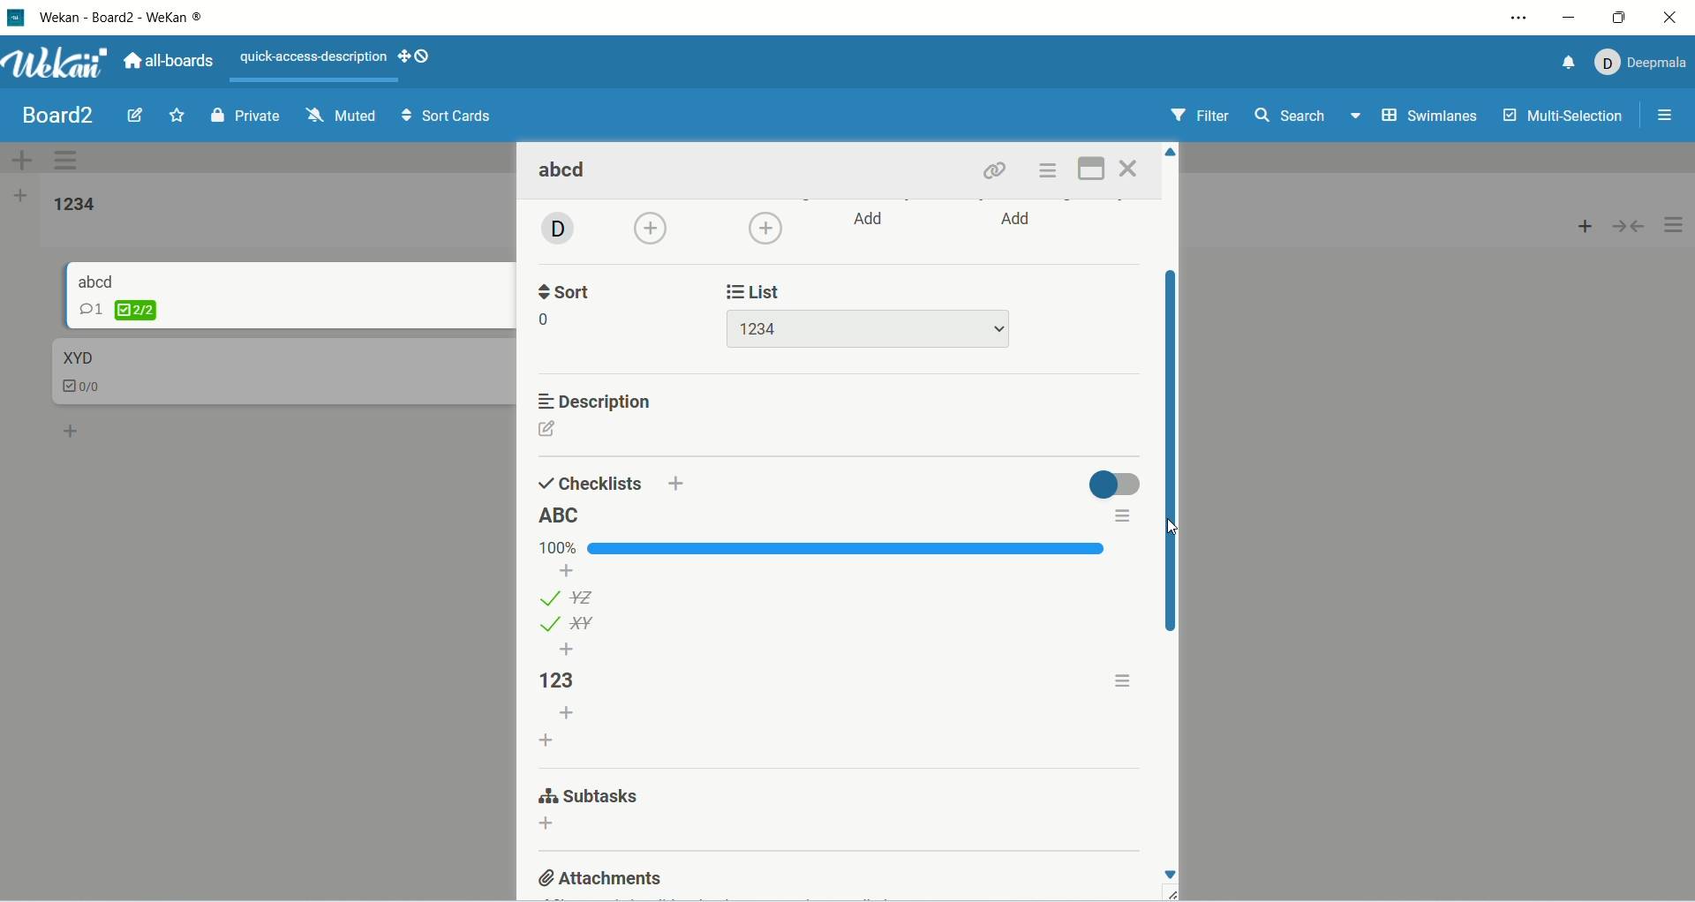 The image size is (1695, 902). What do you see at coordinates (1200, 116) in the screenshot?
I see `filter` at bounding box center [1200, 116].